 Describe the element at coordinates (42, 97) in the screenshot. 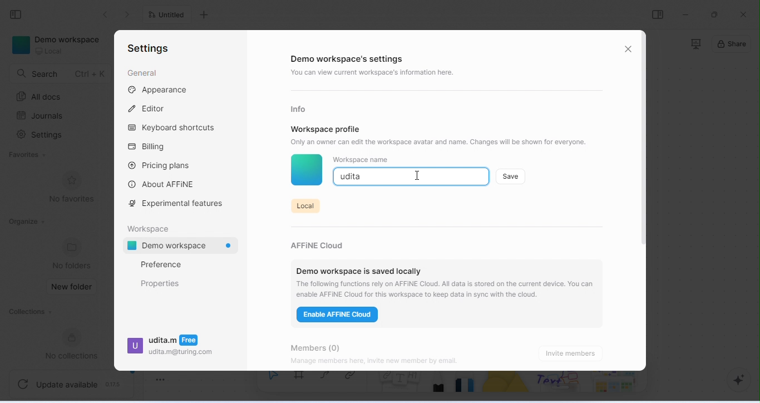

I see `all docs` at that location.